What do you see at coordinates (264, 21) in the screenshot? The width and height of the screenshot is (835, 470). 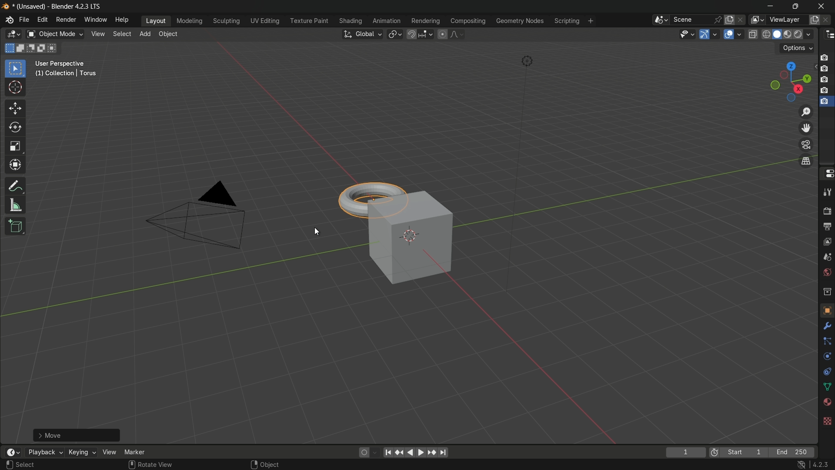 I see `uv editing` at bounding box center [264, 21].